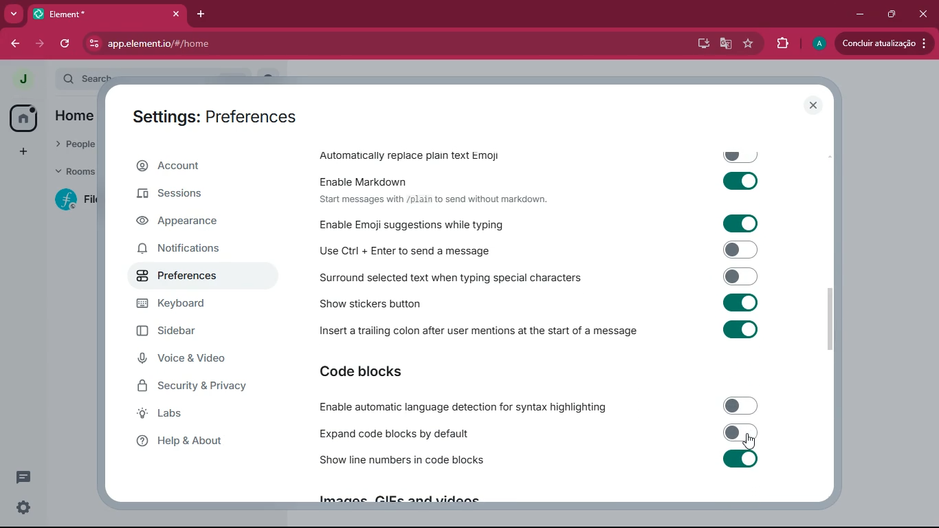 The image size is (939, 528). I want to click on Enable Markdown, so click(542, 179).